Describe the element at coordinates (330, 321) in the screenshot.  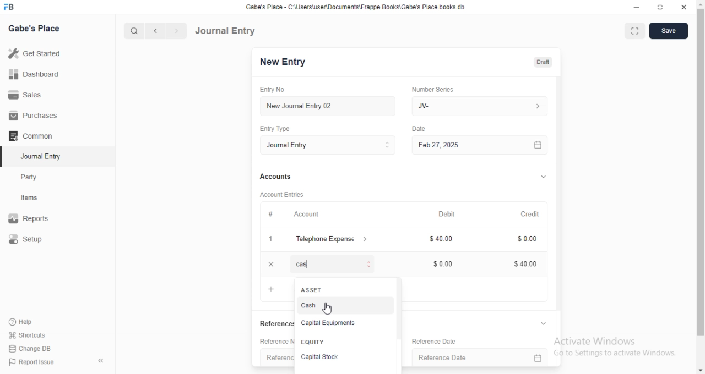
I see `Capital Equipments` at that location.